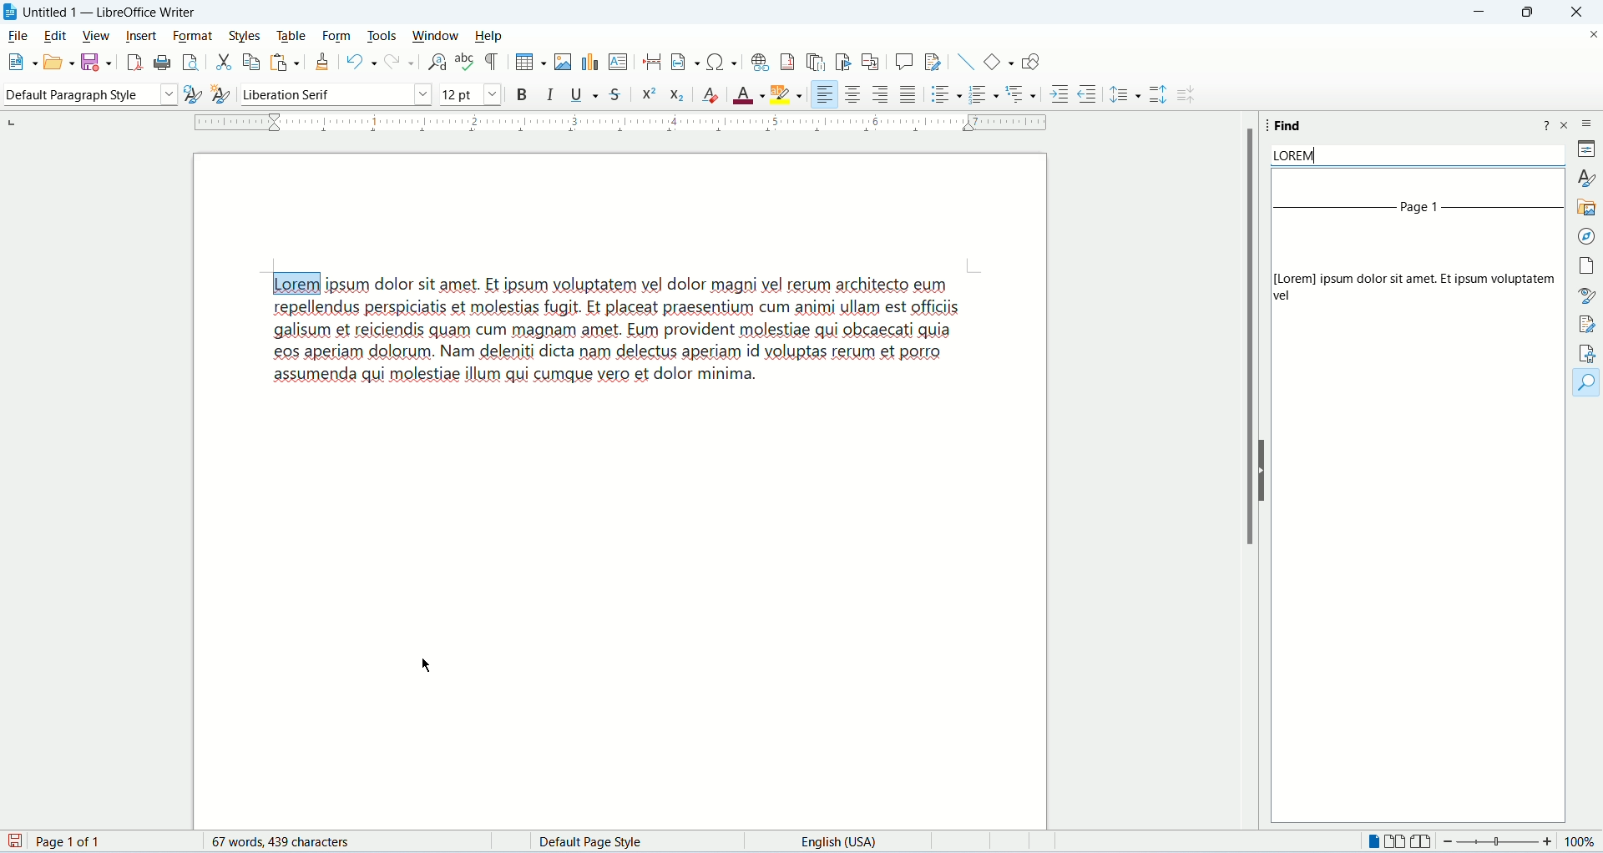 This screenshot has height=853, width=1603. Describe the element at coordinates (1191, 98) in the screenshot. I see `icon` at that location.